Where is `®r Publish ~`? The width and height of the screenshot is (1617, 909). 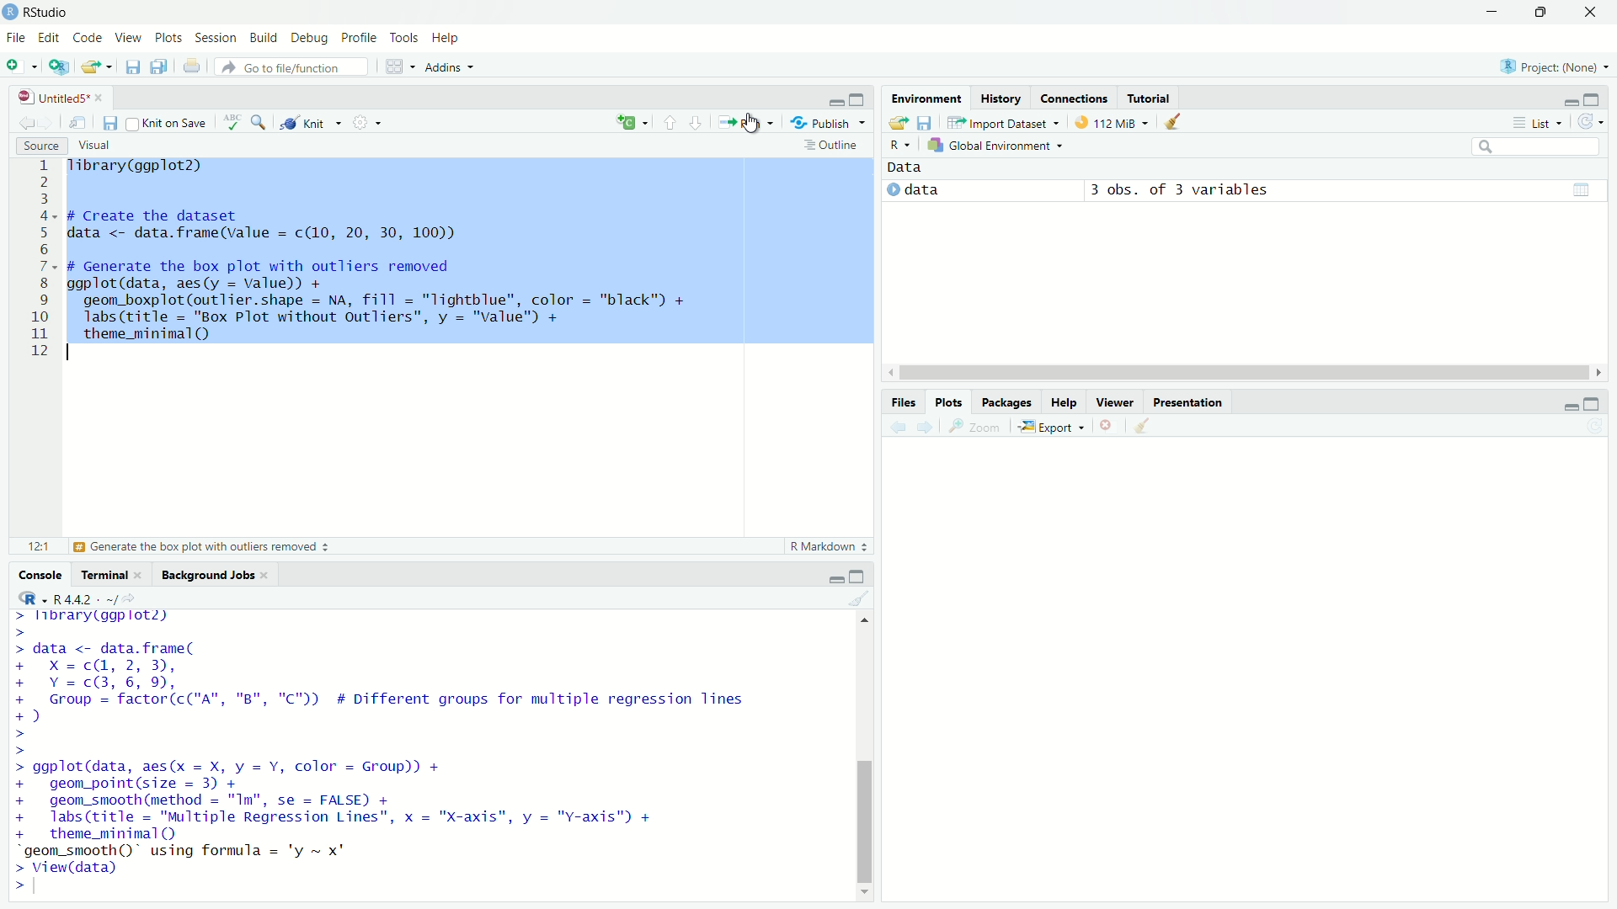 ®r Publish ~ is located at coordinates (830, 124).